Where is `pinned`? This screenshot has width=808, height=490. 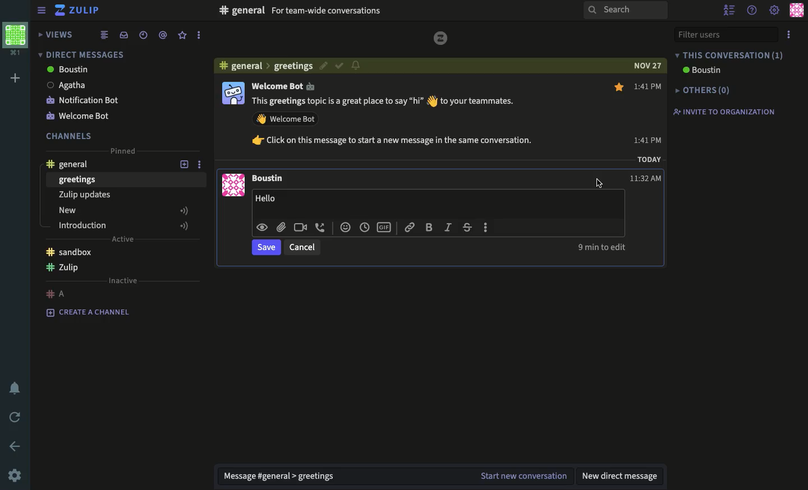 pinned is located at coordinates (124, 151).